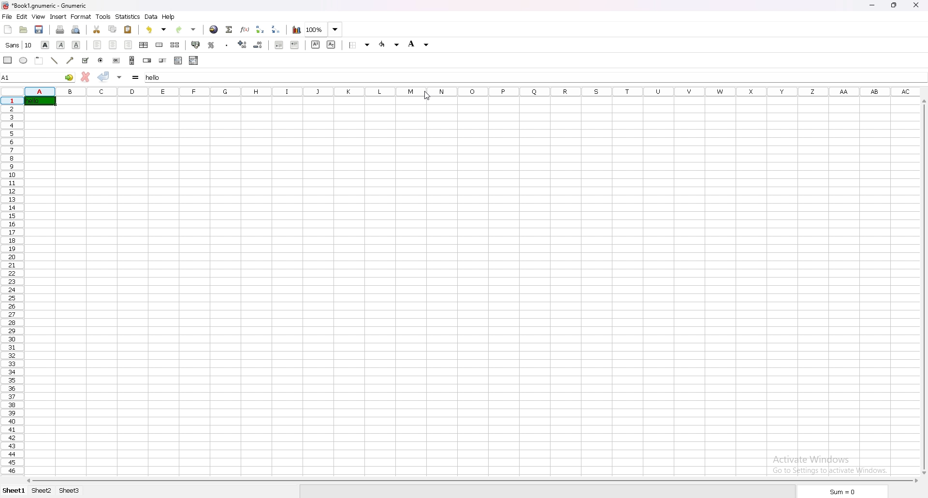 This screenshot has width=928, height=498. Describe the element at coordinates (24, 60) in the screenshot. I see `ellipse` at that location.